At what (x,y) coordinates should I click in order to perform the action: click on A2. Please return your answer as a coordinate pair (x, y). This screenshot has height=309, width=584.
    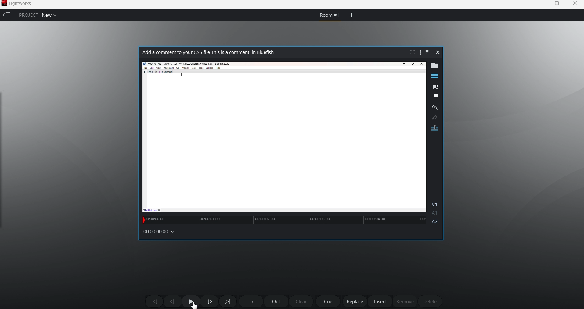
    Looking at the image, I should click on (436, 222).